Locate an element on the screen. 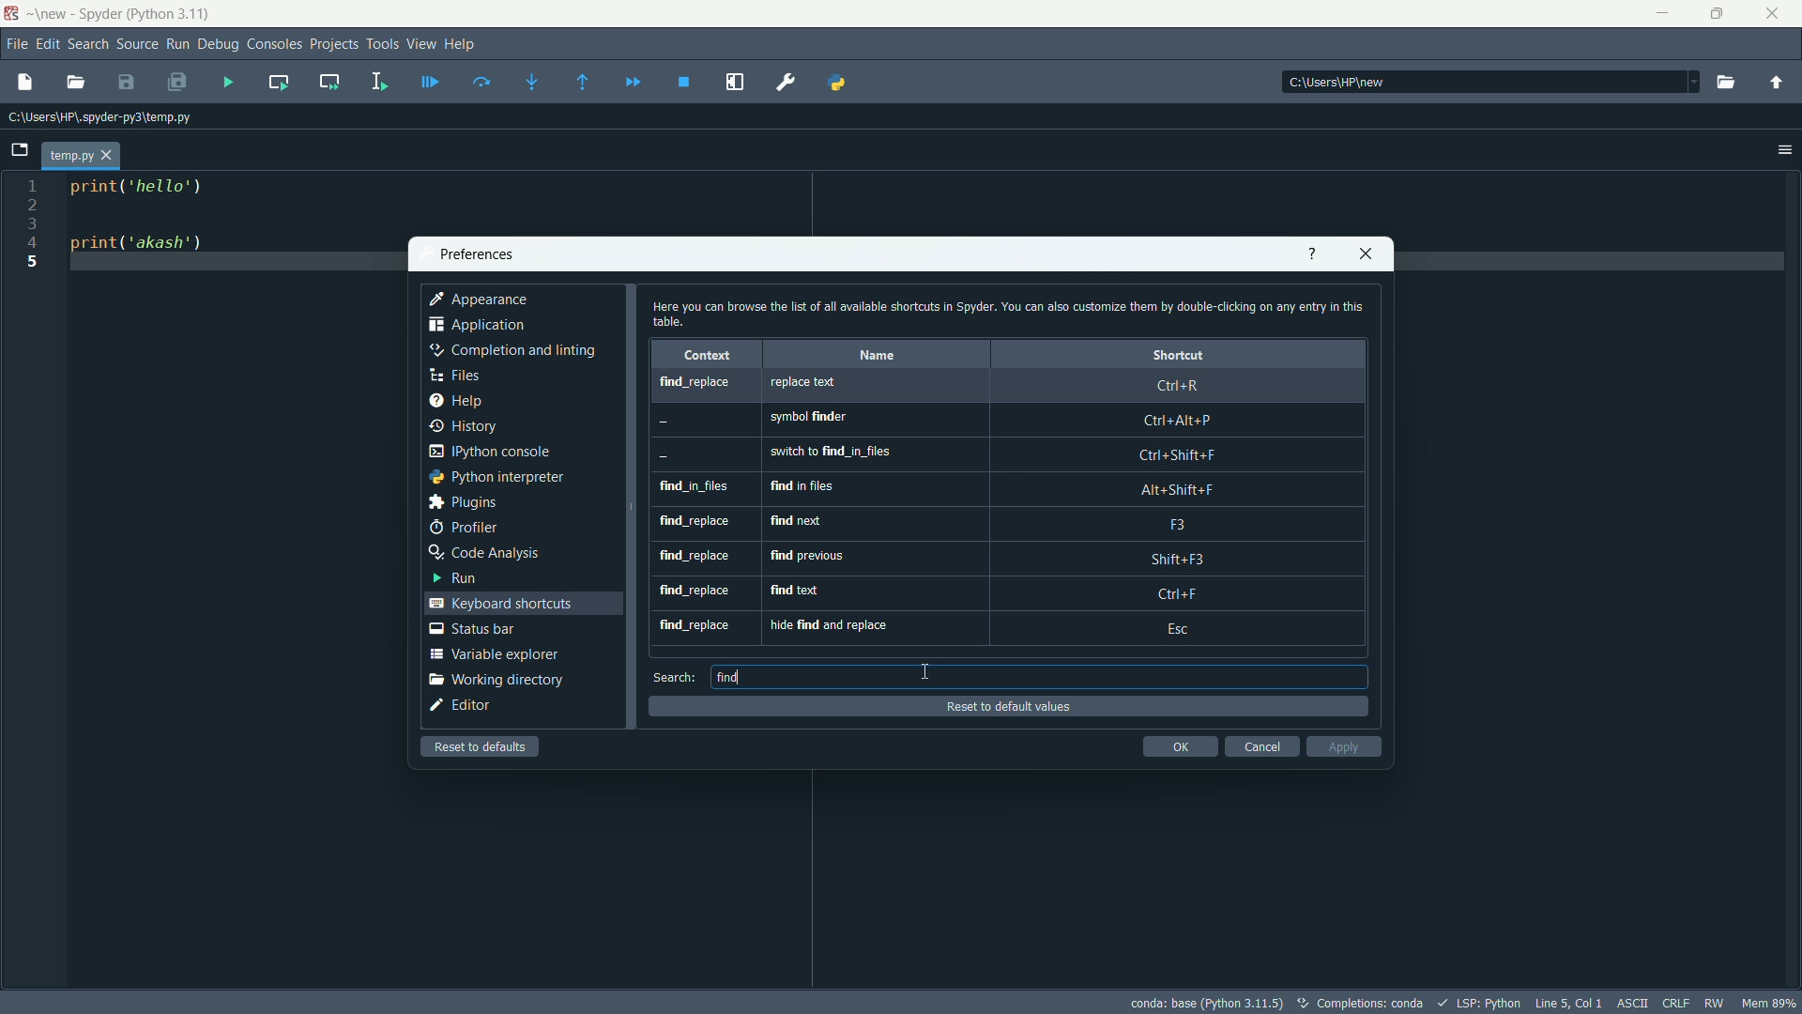 This screenshot has width=1802, height=1014. find_in_files, find in files, alt+shift+f is located at coordinates (992, 489).